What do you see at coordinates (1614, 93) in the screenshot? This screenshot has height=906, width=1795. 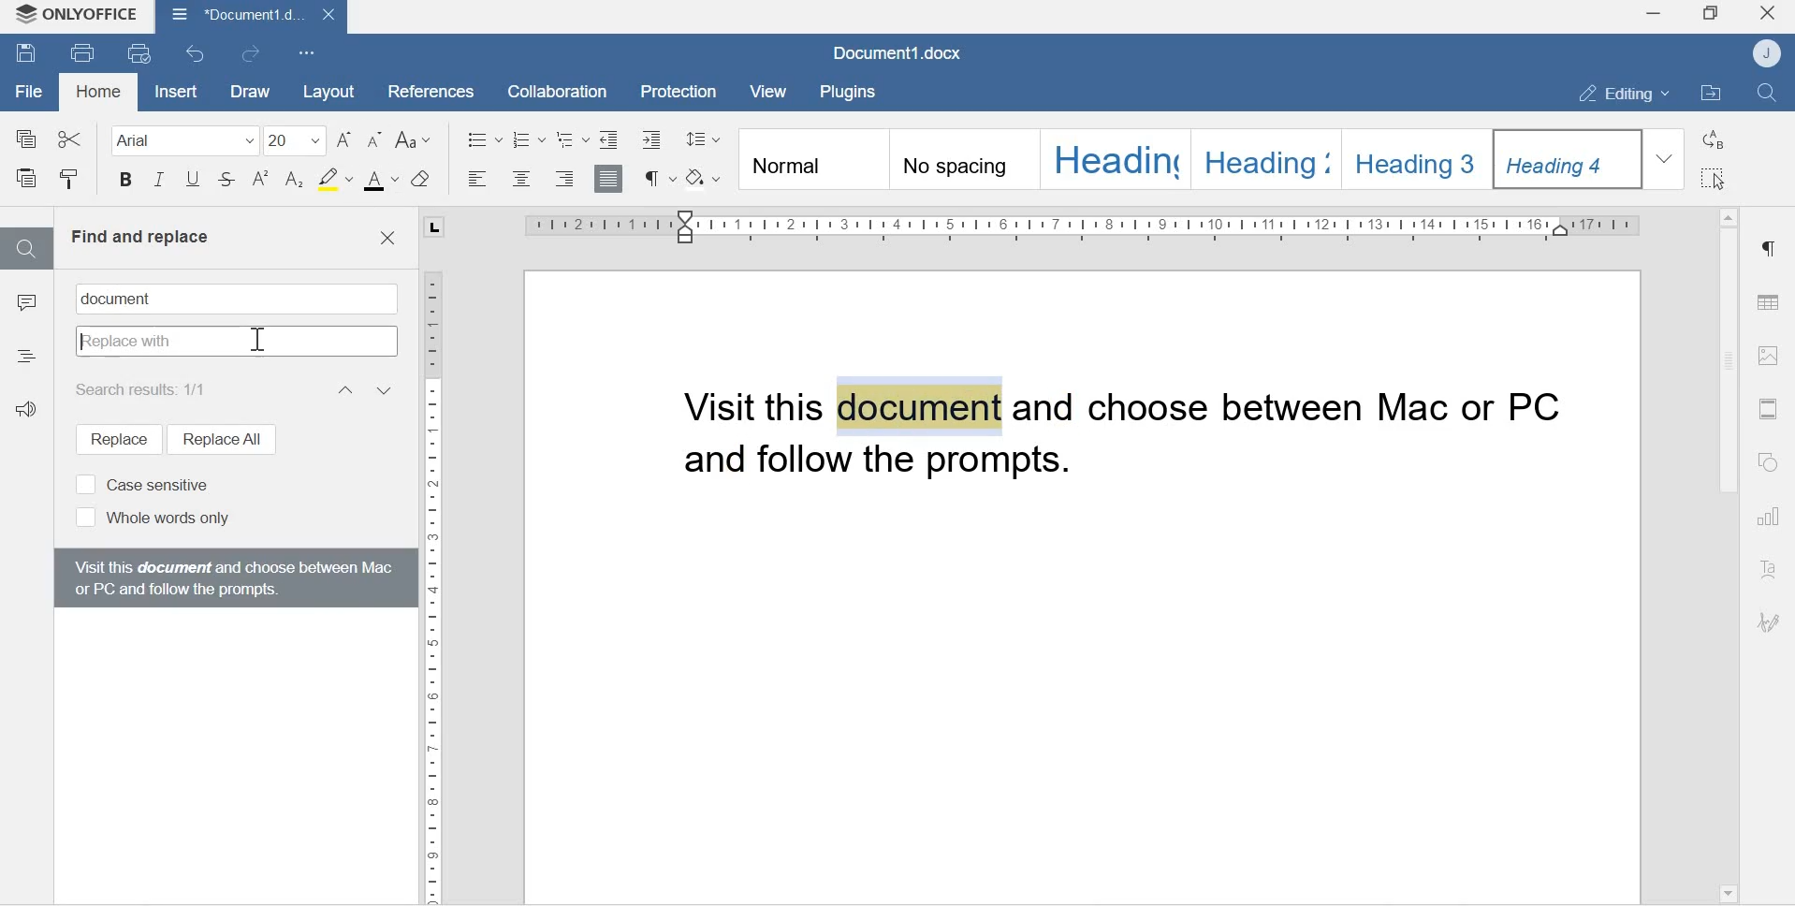 I see `Editing` at bounding box center [1614, 93].